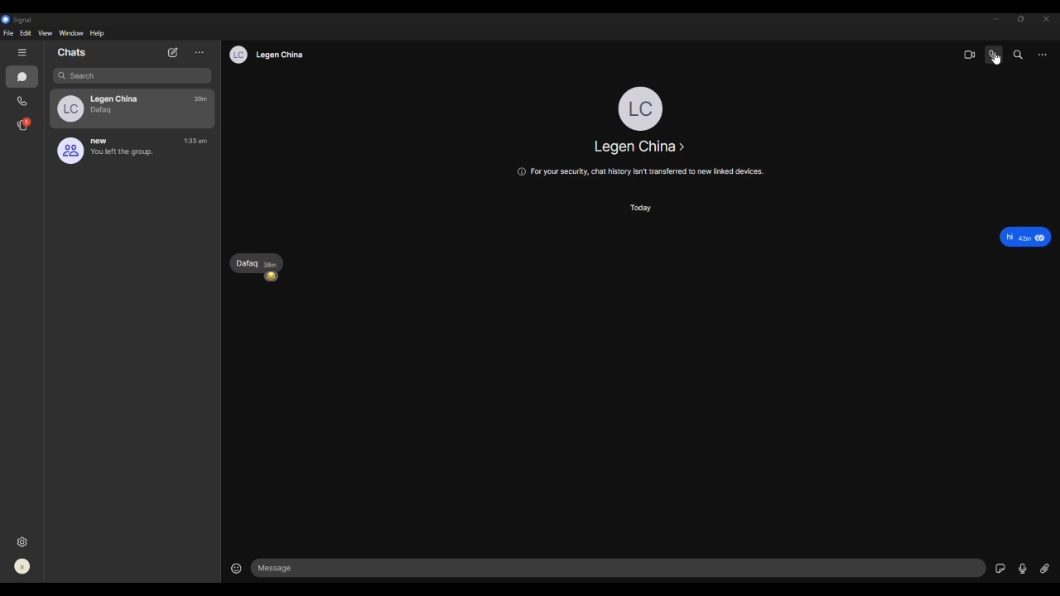  Describe the element at coordinates (616, 568) in the screenshot. I see `type message` at that location.